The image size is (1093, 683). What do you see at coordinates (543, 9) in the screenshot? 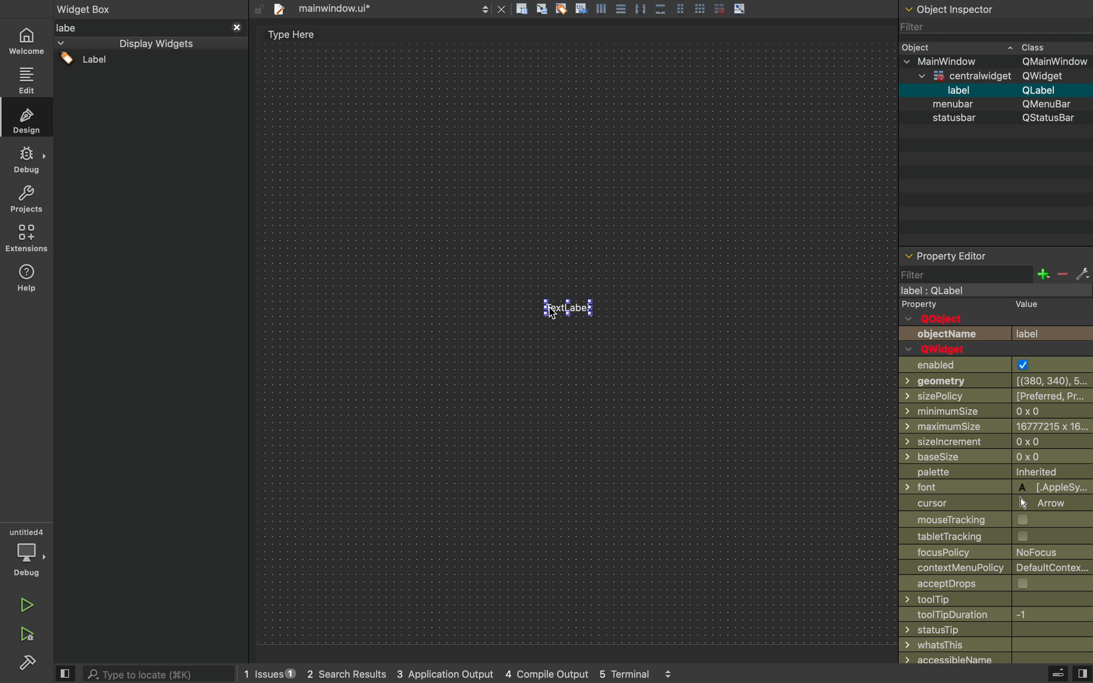
I see `icon` at bounding box center [543, 9].